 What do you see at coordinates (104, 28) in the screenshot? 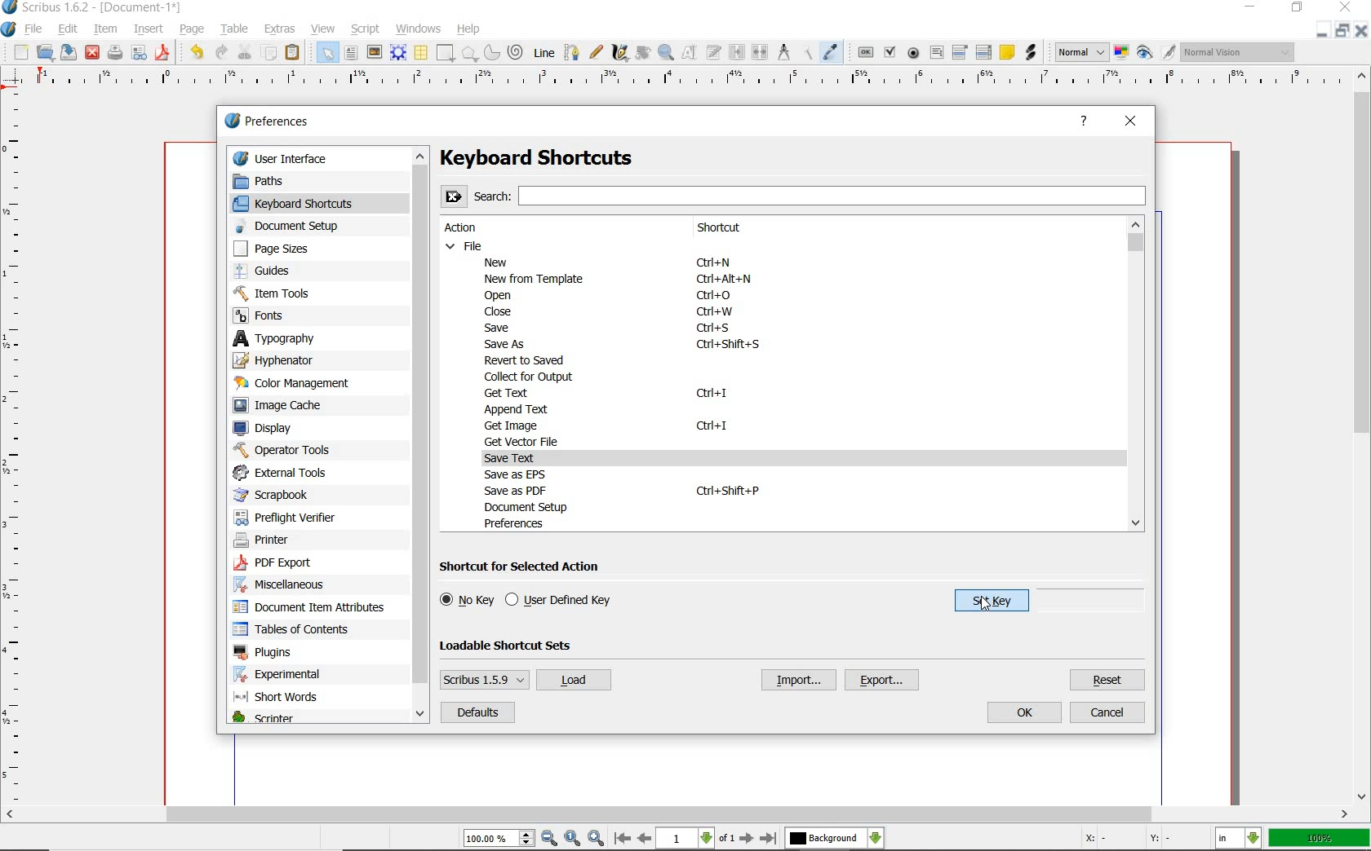
I see `item` at bounding box center [104, 28].